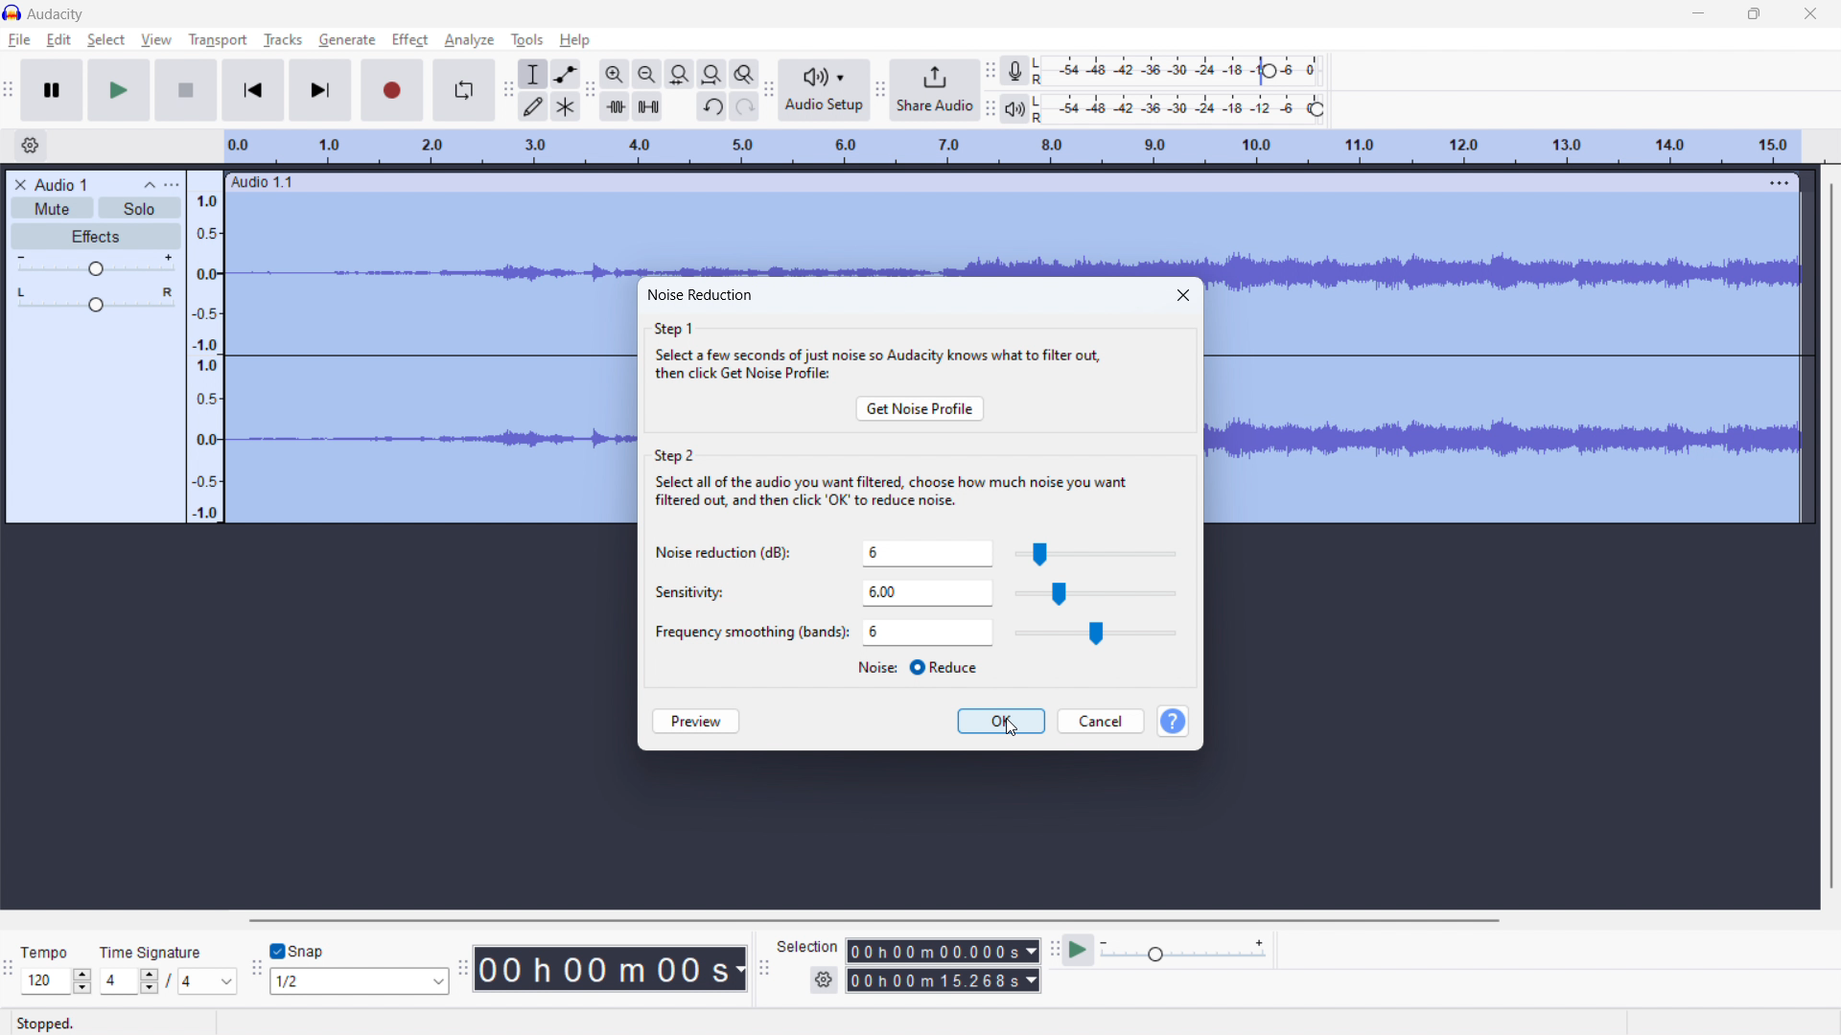 Image resolution: width=1841 pixels, height=1035 pixels. I want to click on tracks, so click(282, 39).